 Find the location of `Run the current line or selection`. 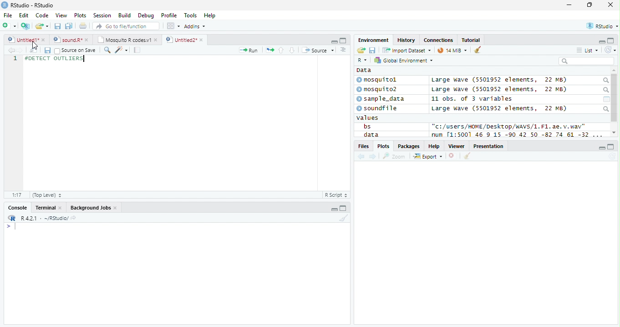

Run the current line or selection is located at coordinates (249, 51).